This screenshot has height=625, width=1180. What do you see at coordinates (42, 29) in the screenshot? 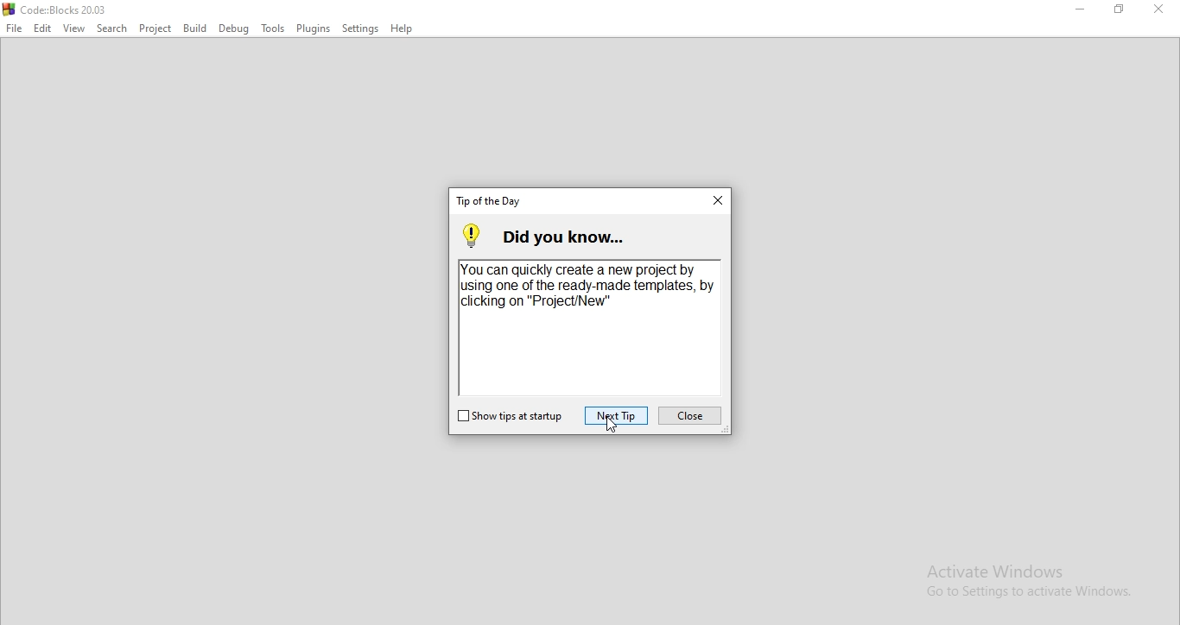
I see `Edit ` at bounding box center [42, 29].